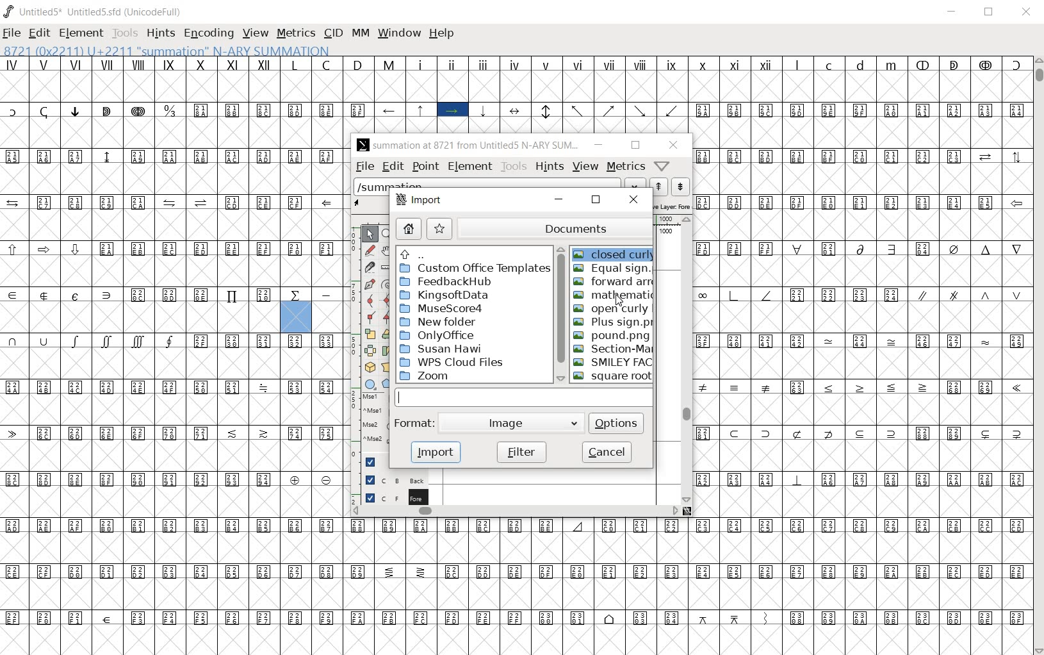 Image resolution: width=1044 pixels, height=655 pixels. What do you see at coordinates (371, 351) in the screenshot?
I see `flip the selection` at bounding box center [371, 351].